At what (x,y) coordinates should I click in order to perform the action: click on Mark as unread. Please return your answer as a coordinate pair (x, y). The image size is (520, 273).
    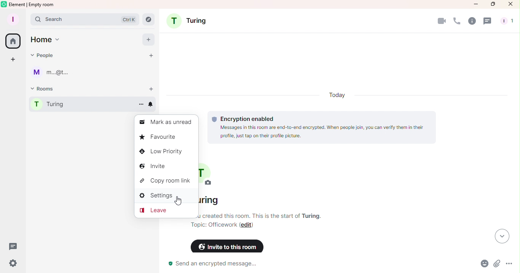
    Looking at the image, I should click on (166, 121).